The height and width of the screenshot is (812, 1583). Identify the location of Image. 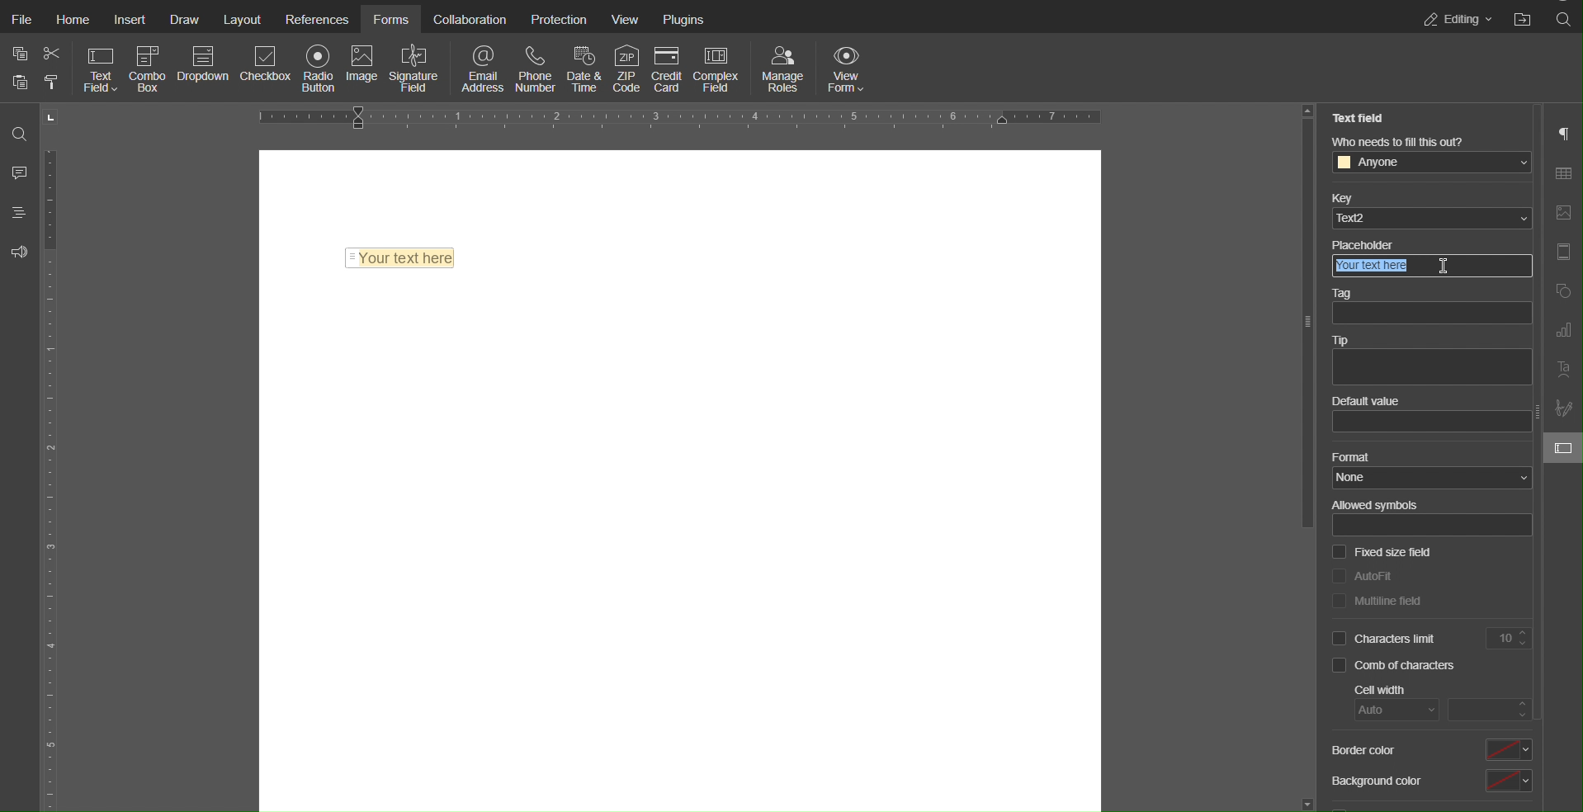
(361, 70).